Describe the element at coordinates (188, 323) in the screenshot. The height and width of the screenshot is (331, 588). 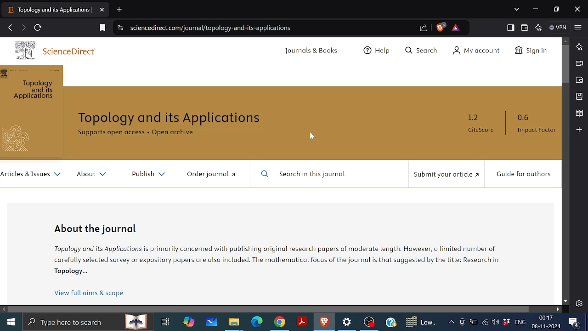
I see `Copilot` at that location.